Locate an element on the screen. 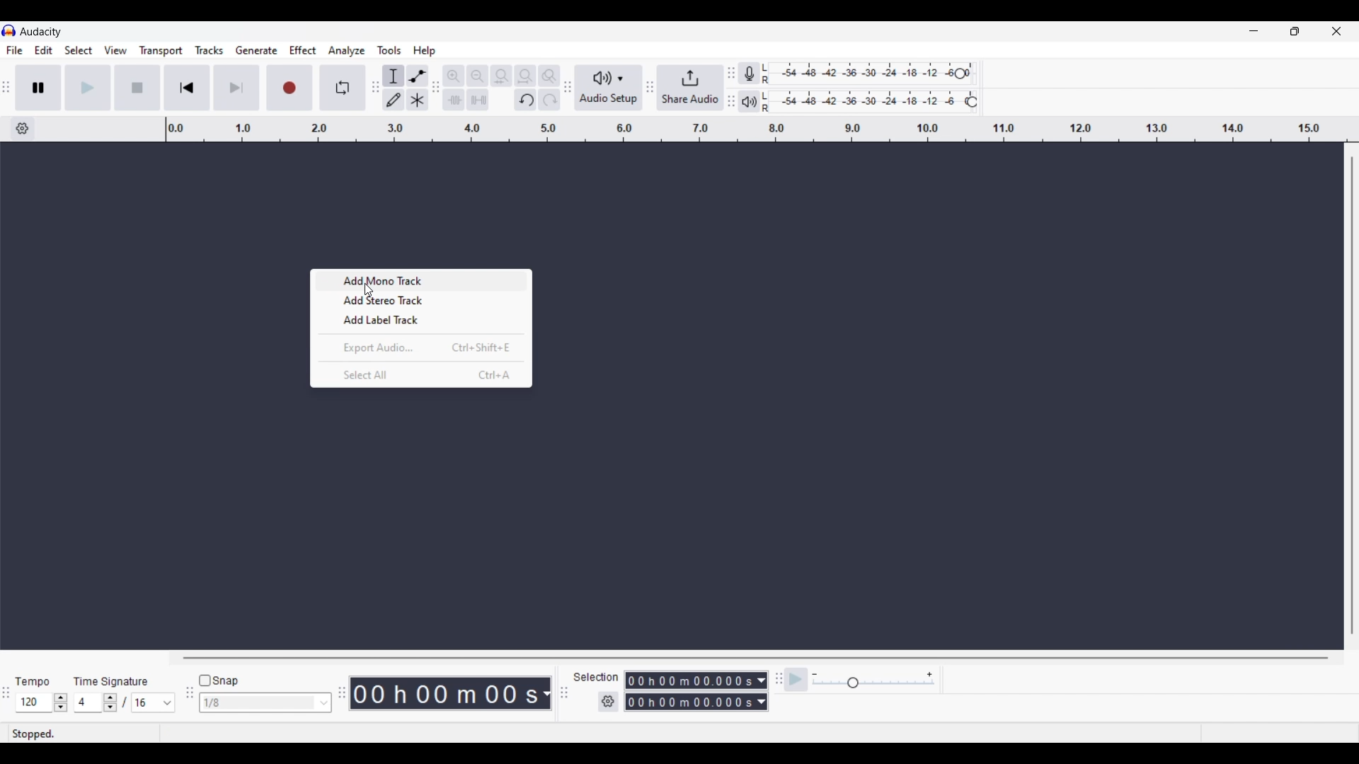 The image size is (1359, 764). Selected time signature is located at coordinates (146, 703).